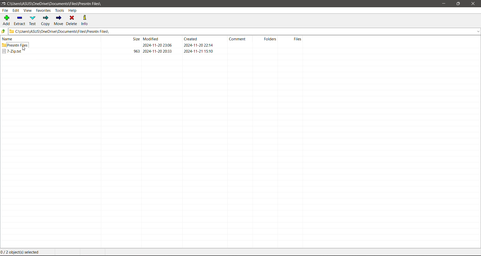 Image resolution: width=481 pixels, height=256 pixels. What do you see at coordinates (3, 31) in the screenshot?
I see `Move Up one level` at bounding box center [3, 31].